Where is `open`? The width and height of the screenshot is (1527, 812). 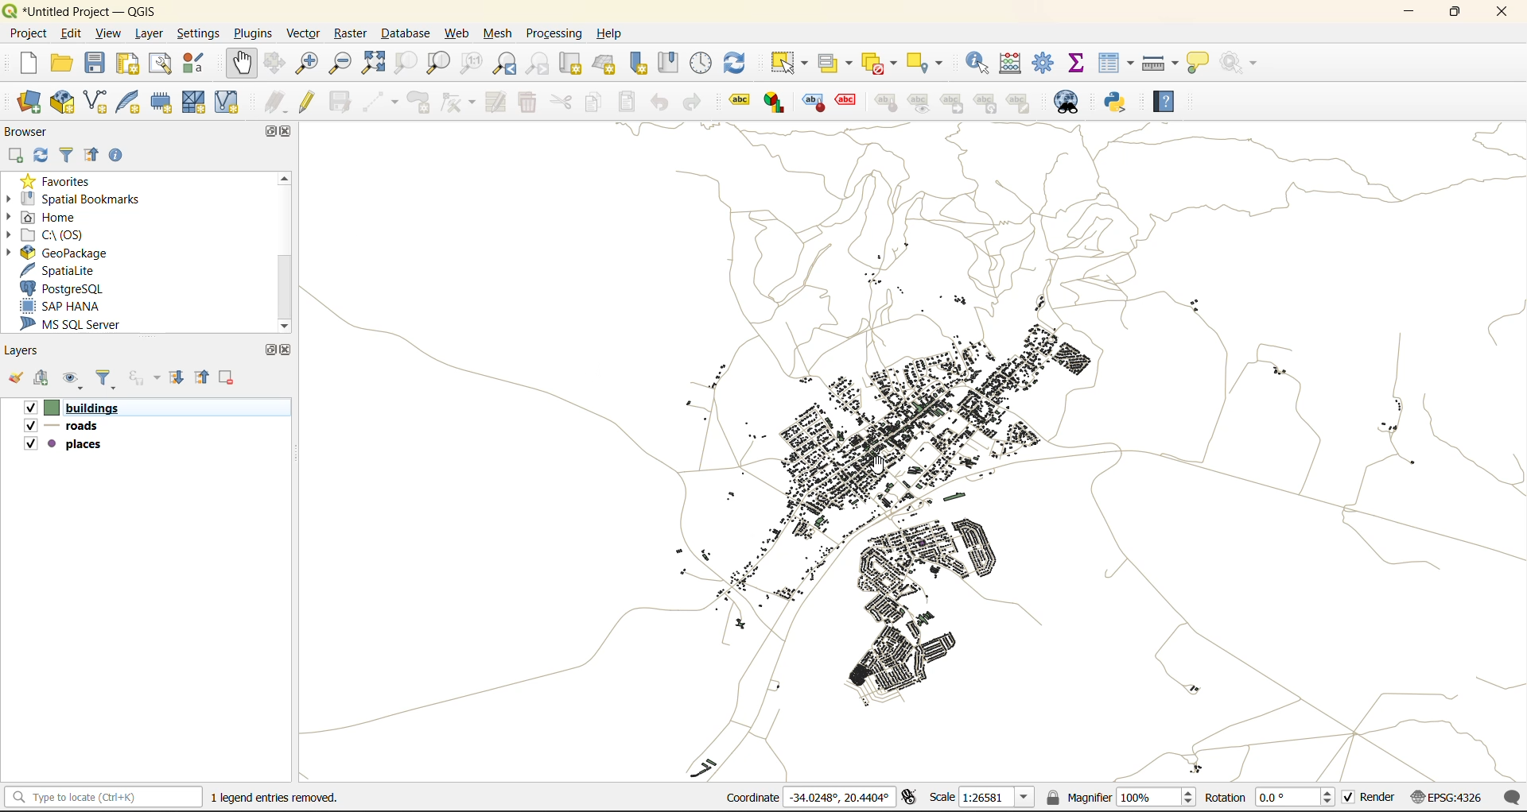 open is located at coordinates (16, 378).